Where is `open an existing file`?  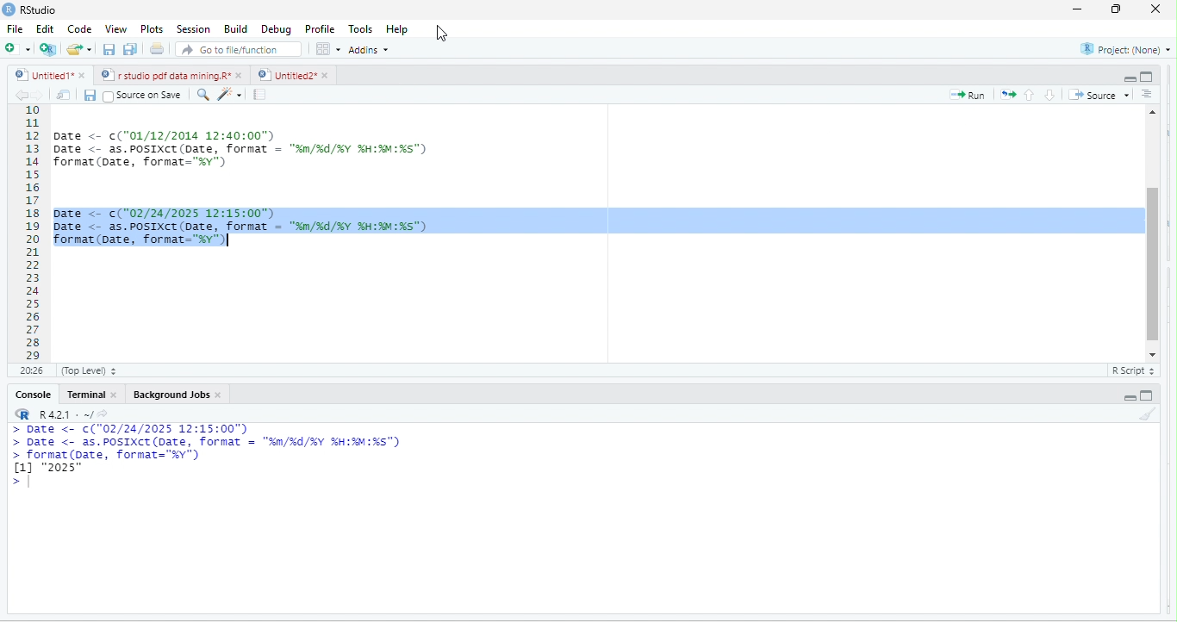 open an existing file is located at coordinates (80, 49).